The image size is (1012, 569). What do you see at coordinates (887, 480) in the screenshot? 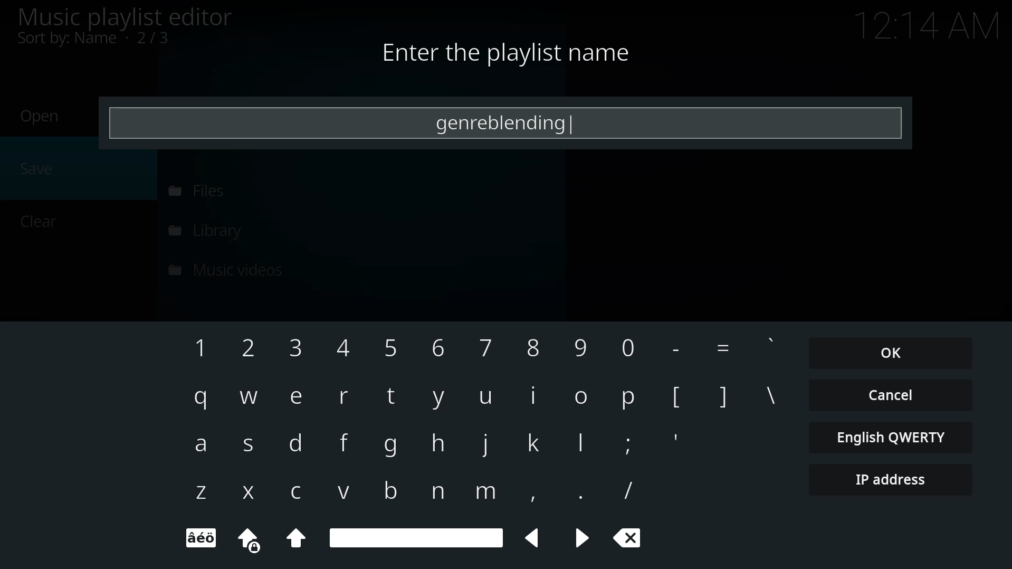
I see `ip address` at bounding box center [887, 480].